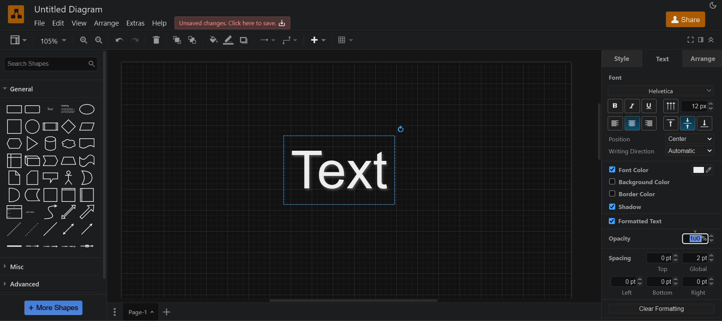 This screenshot has width=722, height=321. I want to click on writing direction, so click(631, 151).